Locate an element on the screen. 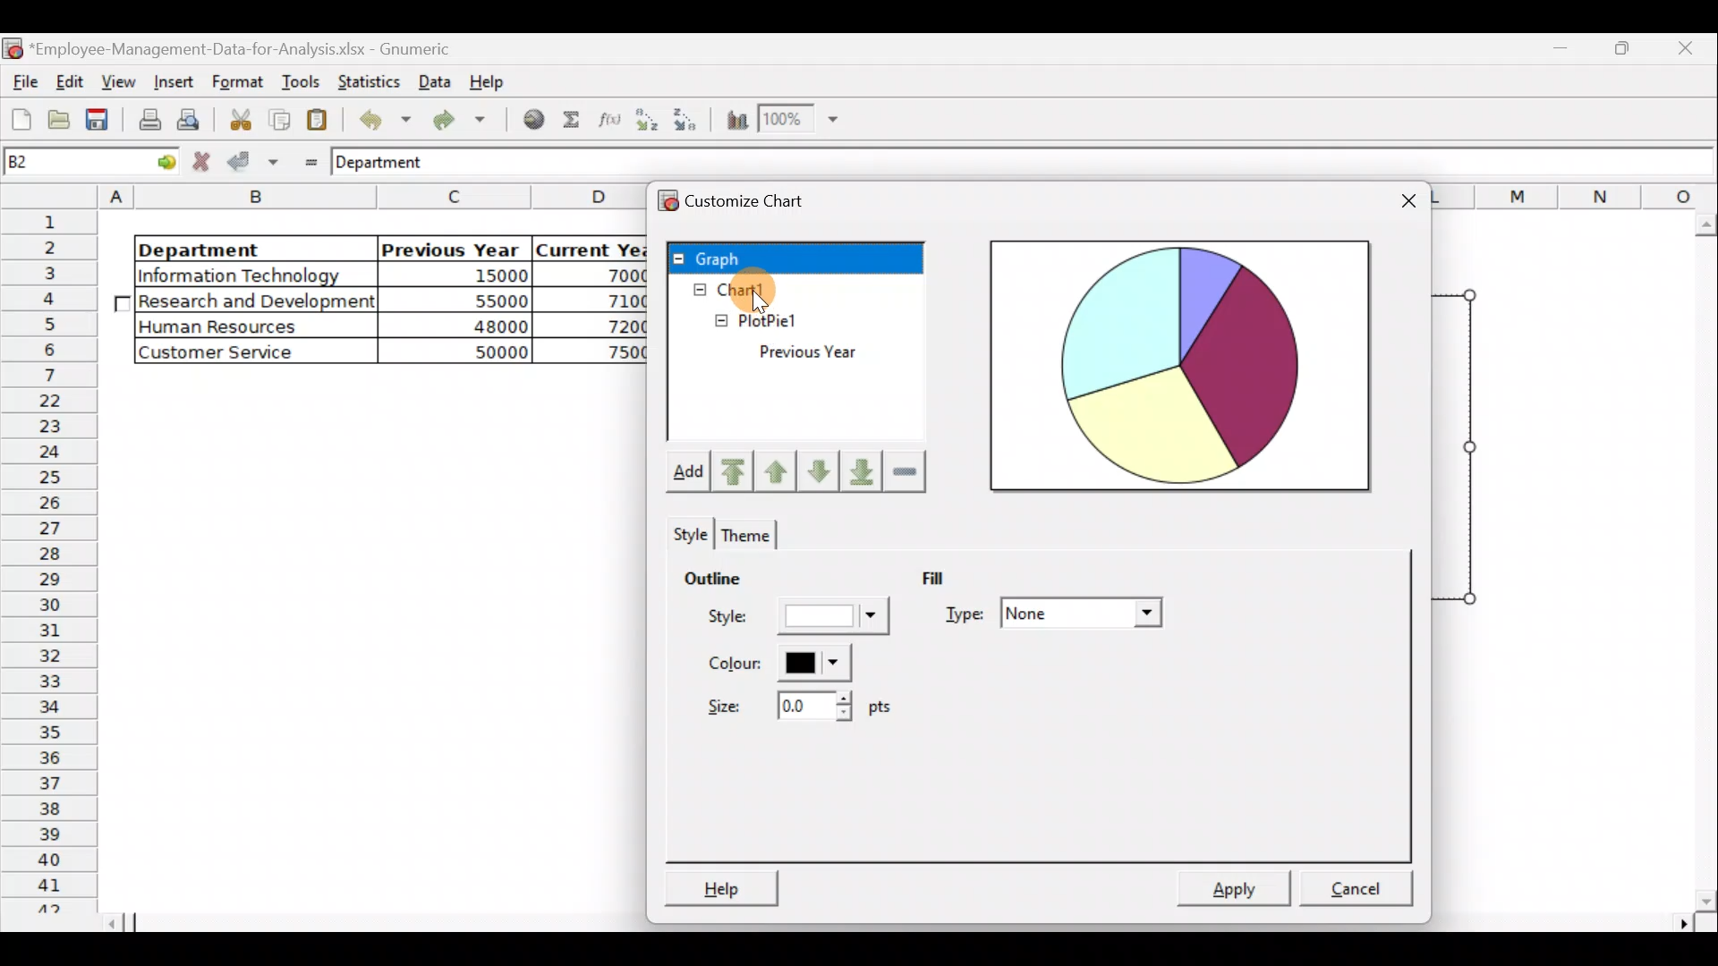  Size is located at coordinates (827, 714).